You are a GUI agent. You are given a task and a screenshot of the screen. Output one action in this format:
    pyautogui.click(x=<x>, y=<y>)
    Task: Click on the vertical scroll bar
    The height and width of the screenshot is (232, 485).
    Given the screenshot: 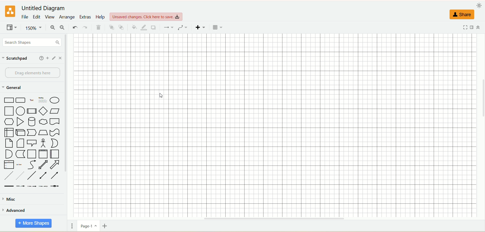 What is the action you would take?
    pyautogui.click(x=66, y=126)
    